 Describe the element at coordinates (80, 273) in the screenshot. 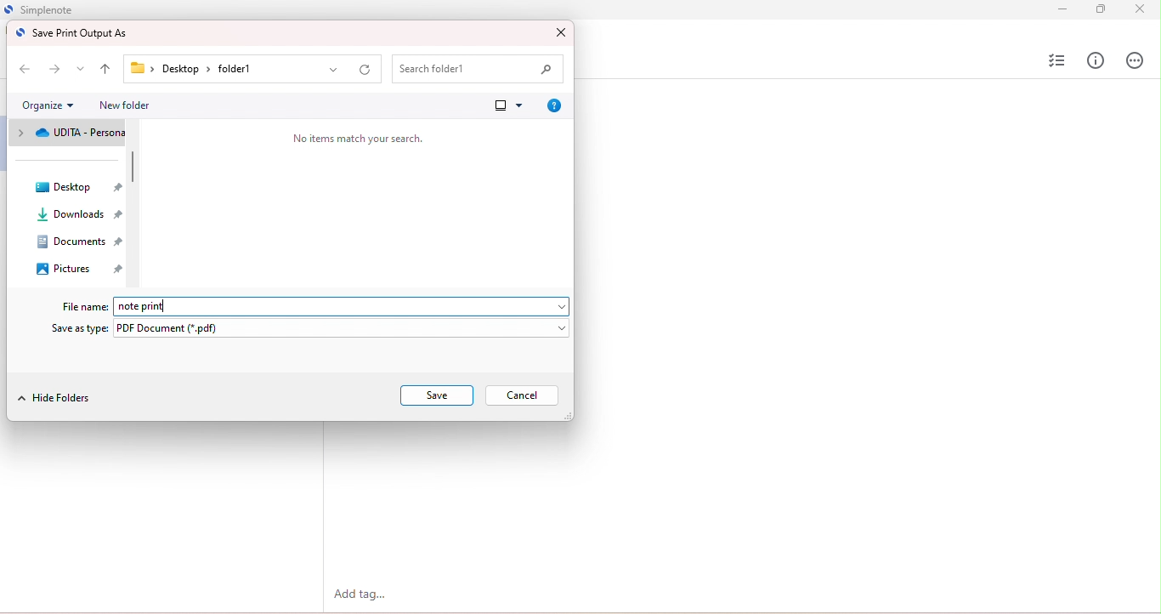

I see `desktop` at that location.